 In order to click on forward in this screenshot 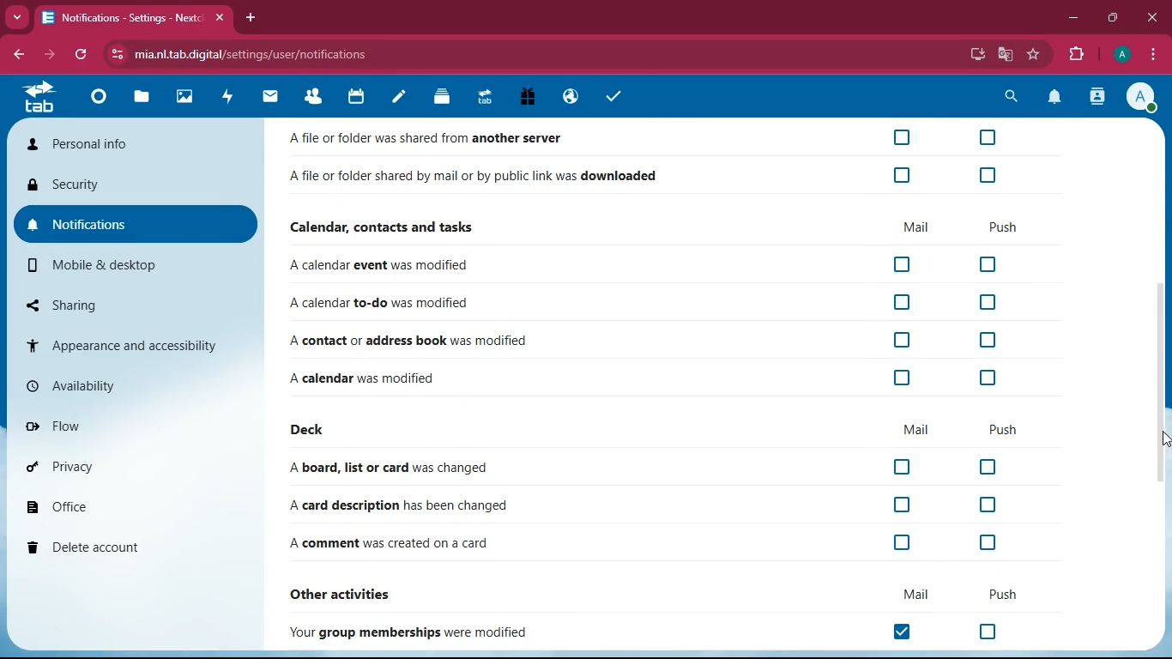, I will do `click(47, 55)`.